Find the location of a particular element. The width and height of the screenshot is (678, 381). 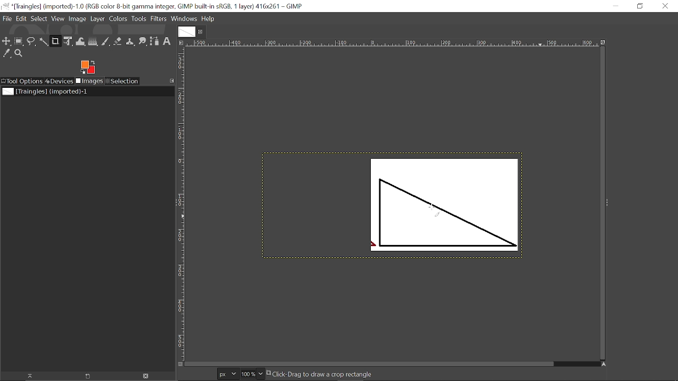

Zoom image when window size changes is located at coordinates (604, 41).